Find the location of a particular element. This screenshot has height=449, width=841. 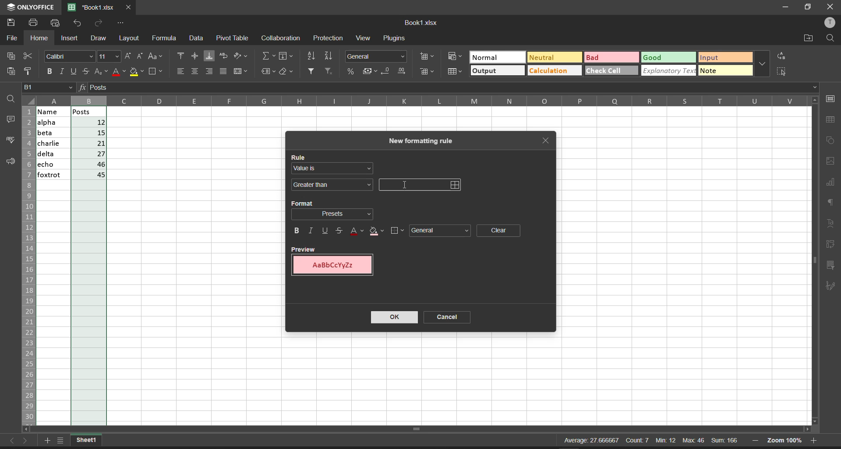

table settings is located at coordinates (833, 120).